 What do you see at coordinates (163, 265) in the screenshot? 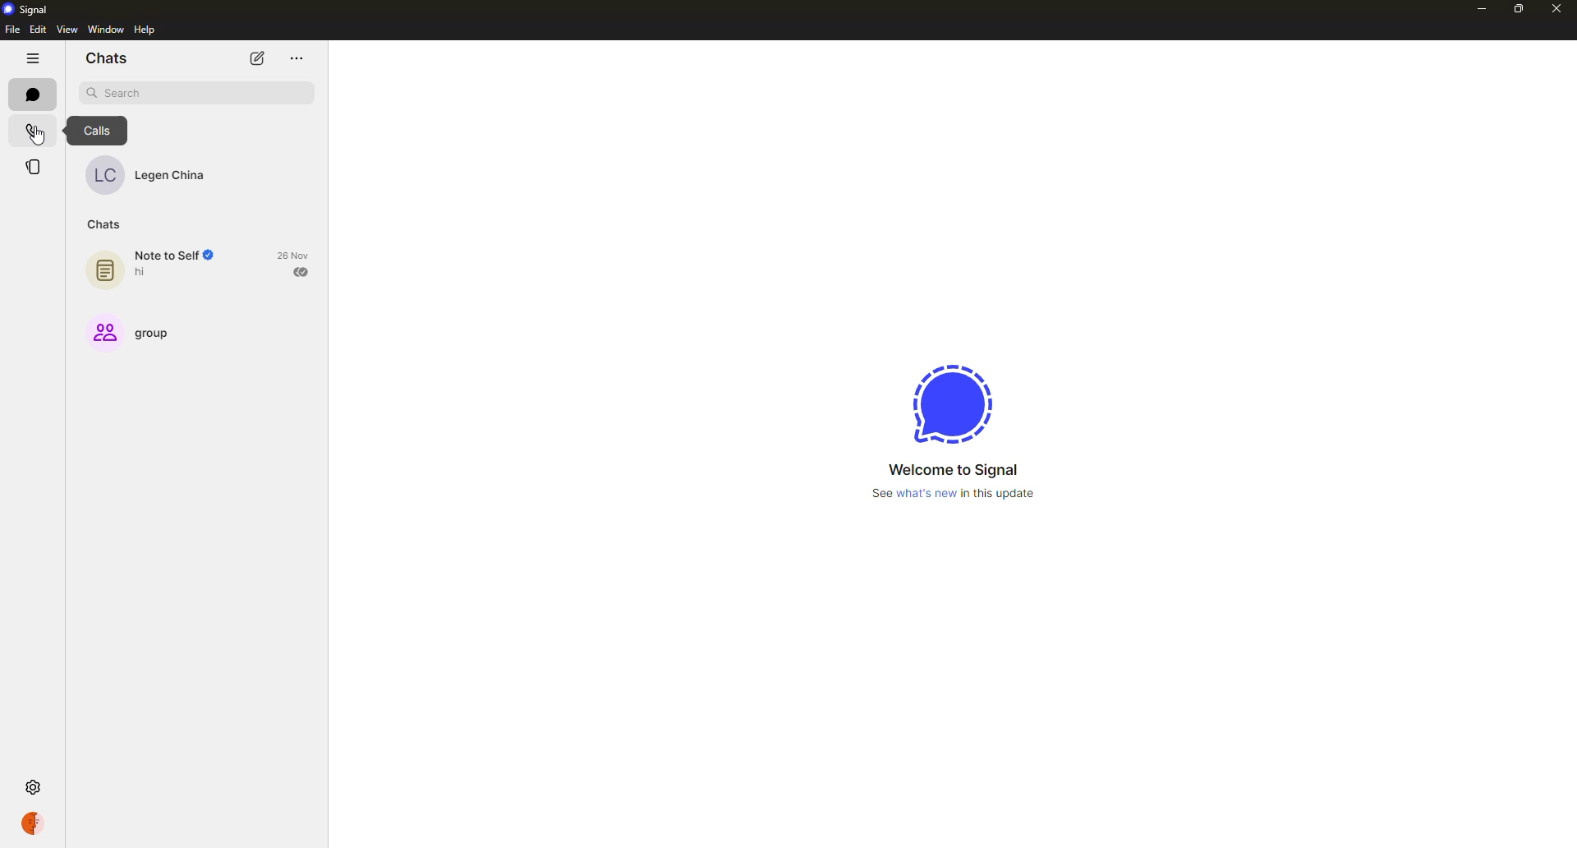
I see `note to self` at bounding box center [163, 265].